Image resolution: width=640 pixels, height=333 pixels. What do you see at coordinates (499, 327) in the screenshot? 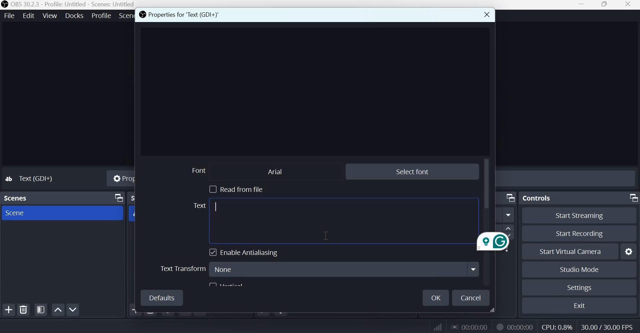
I see `Recording Status Icon` at bounding box center [499, 327].